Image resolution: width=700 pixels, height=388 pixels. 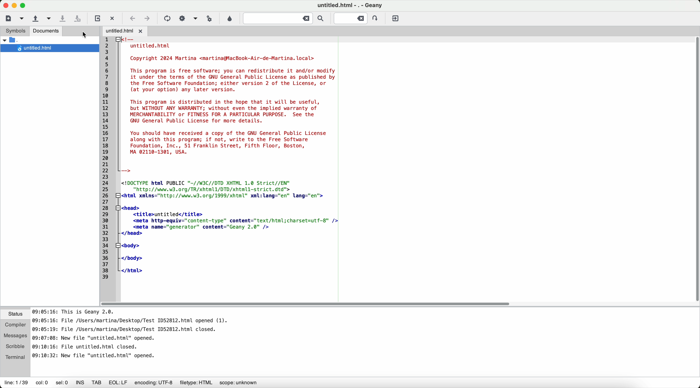 What do you see at coordinates (147, 18) in the screenshot?
I see `navigate foward` at bounding box center [147, 18].